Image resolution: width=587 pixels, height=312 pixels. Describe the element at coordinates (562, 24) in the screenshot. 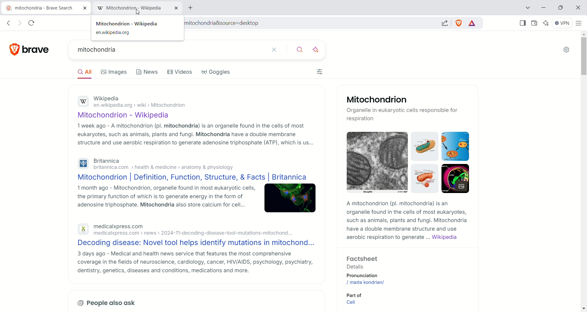

I see `VPN` at that location.